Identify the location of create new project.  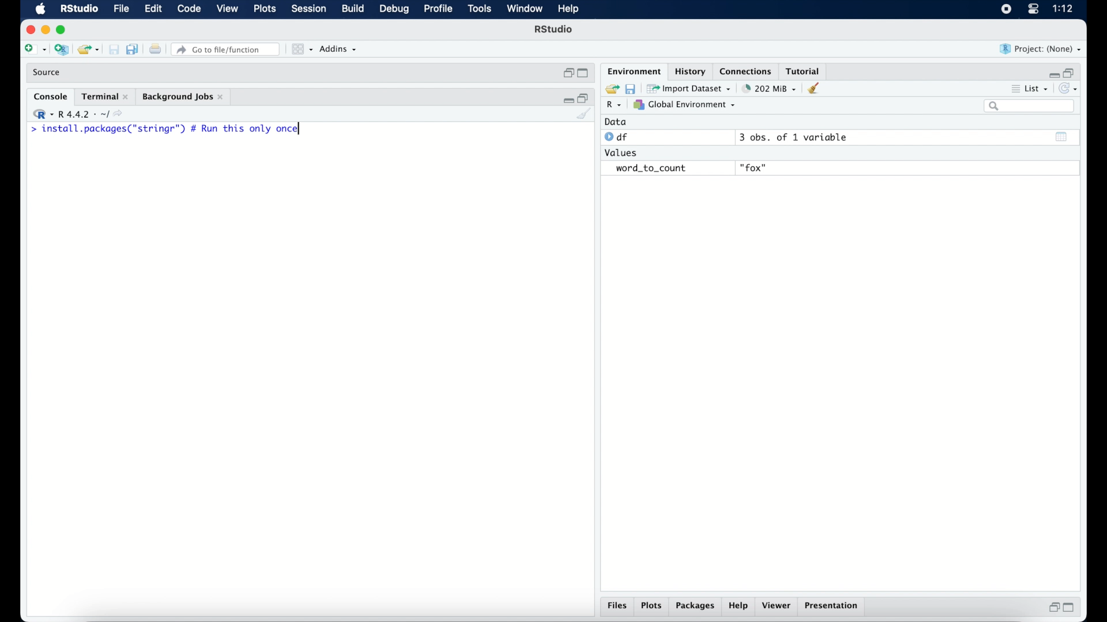
(61, 50).